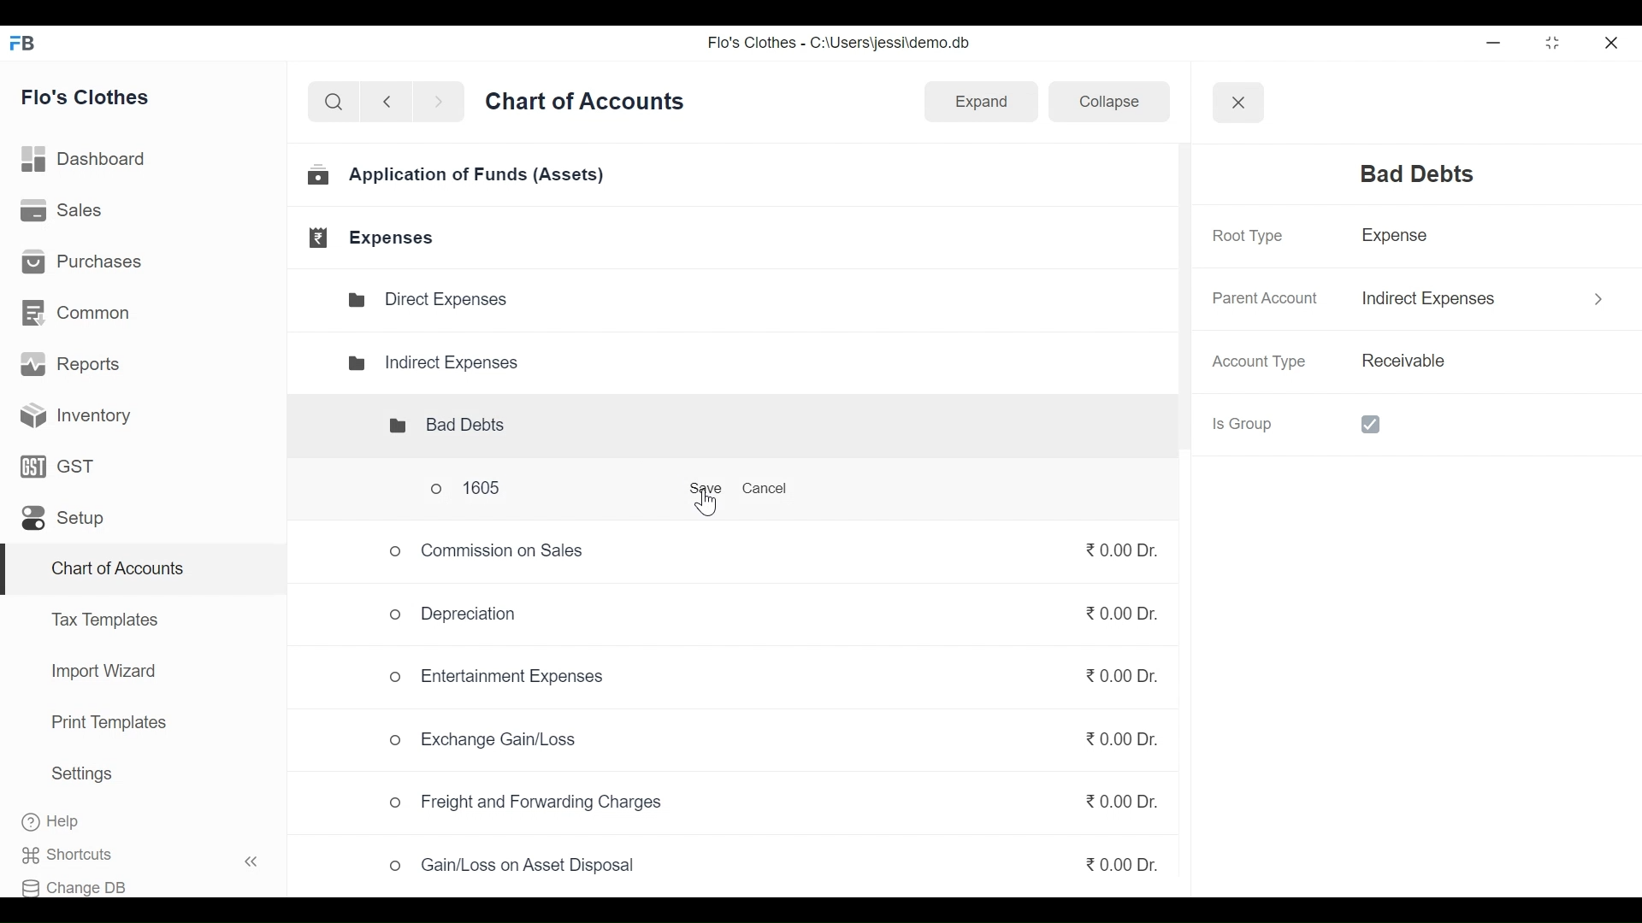 The width and height of the screenshot is (1642, 923). Describe the element at coordinates (514, 870) in the screenshot. I see `Gain/Loss on Asset Disposal` at that location.